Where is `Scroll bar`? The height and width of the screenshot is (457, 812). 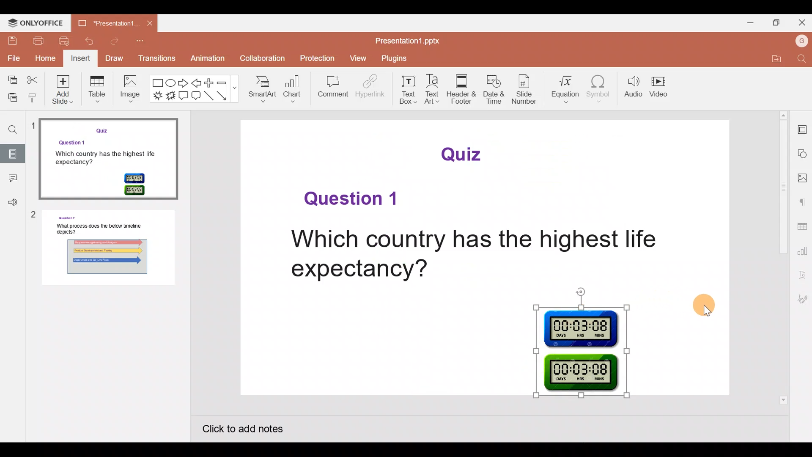
Scroll bar is located at coordinates (784, 257).